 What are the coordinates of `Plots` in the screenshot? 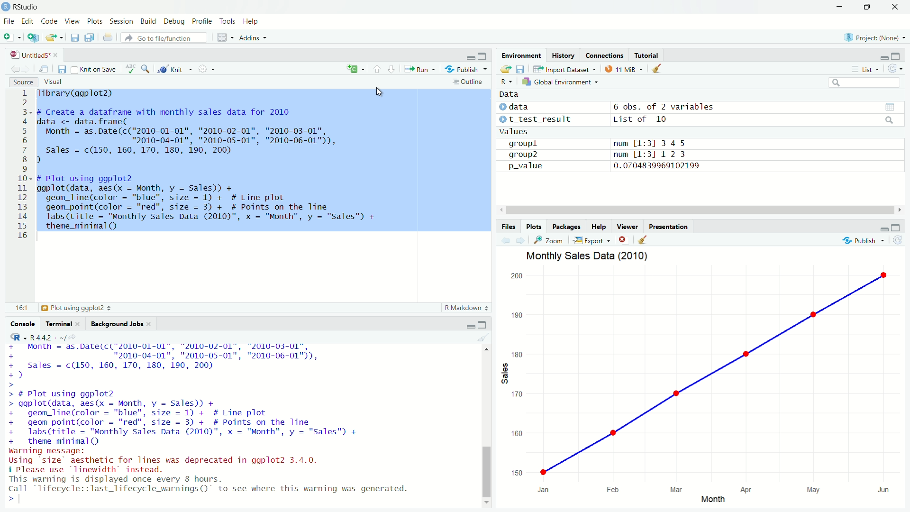 It's located at (95, 21).